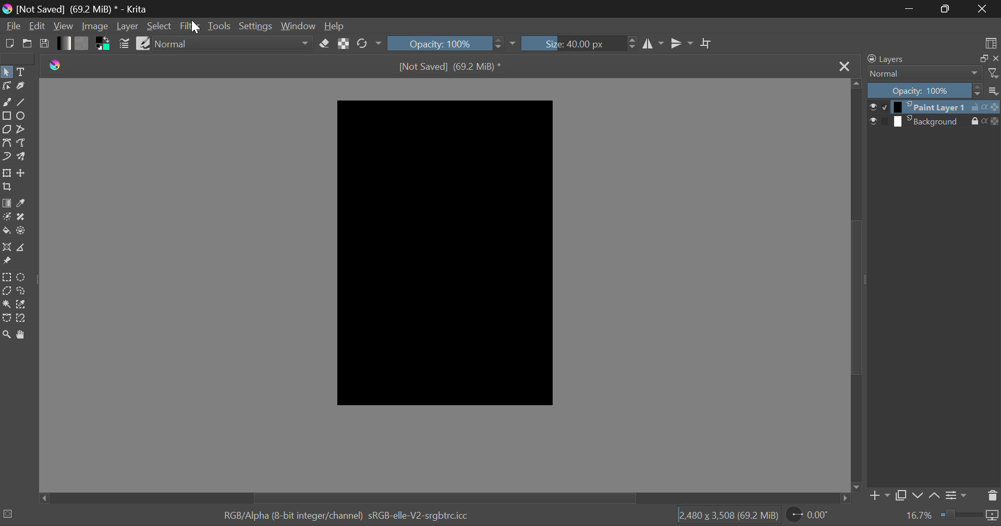 Image resolution: width=1001 pixels, height=526 pixels. I want to click on Crop, so click(706, 44).